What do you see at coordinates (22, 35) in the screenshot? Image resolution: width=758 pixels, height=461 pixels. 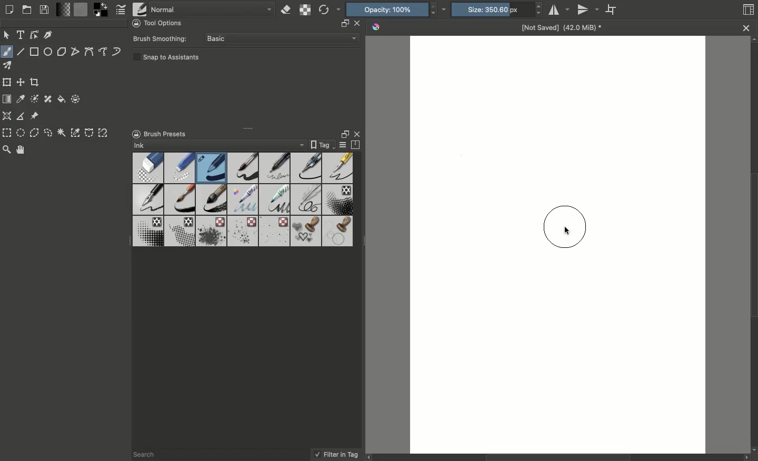 I see `Text` at bounding box center [22, 35].